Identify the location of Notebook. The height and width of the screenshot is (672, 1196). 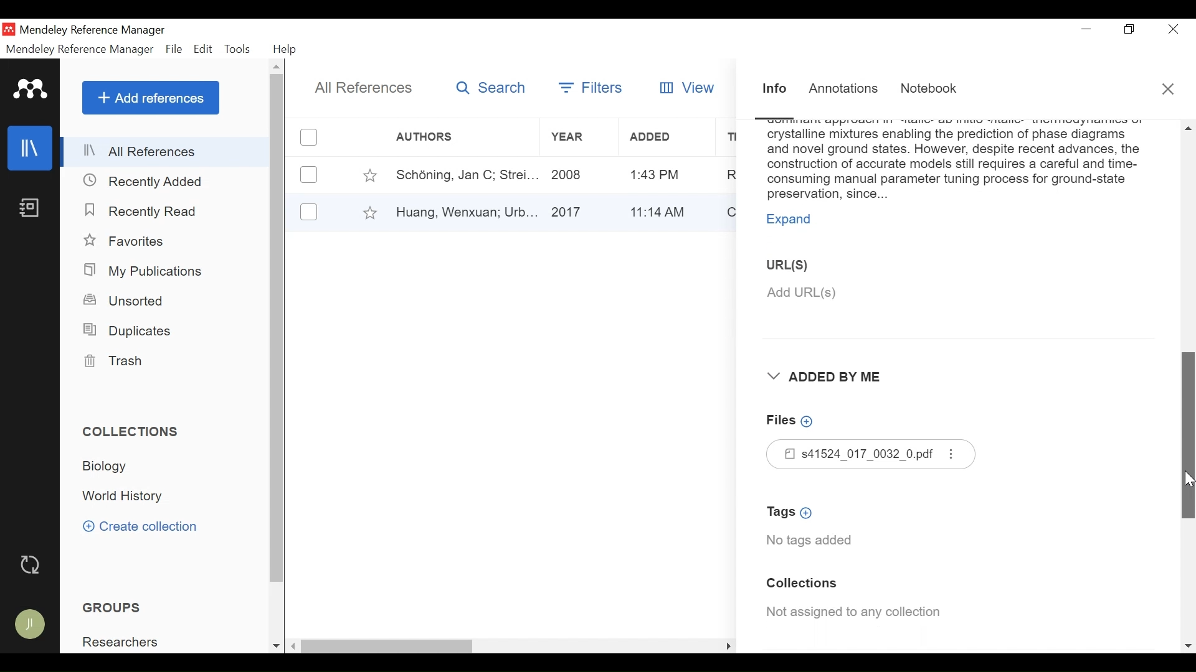
(29, 207).